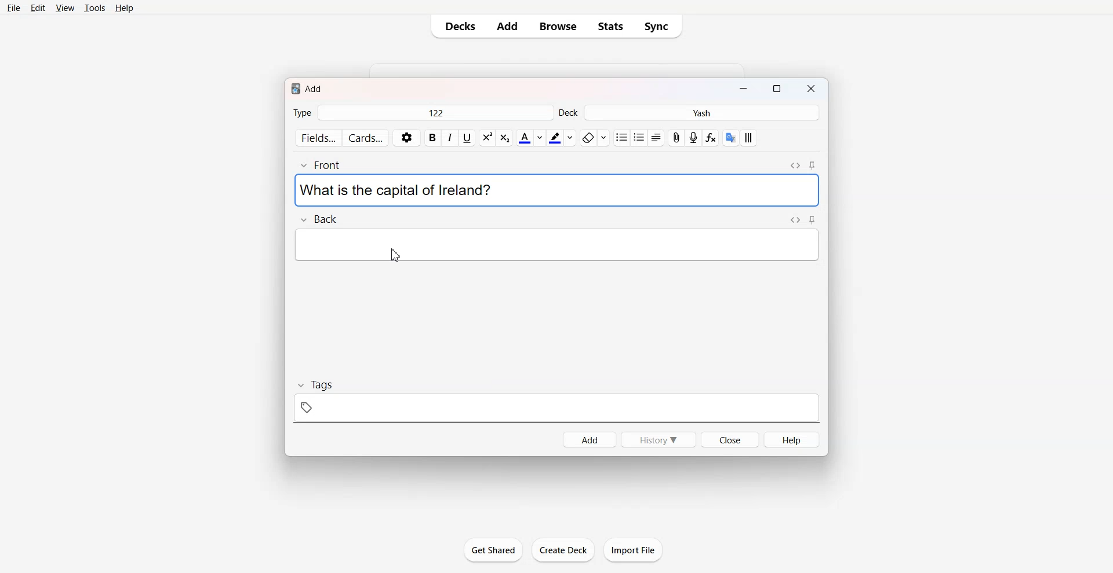 This screenshot has width=1113, height=573. I want to click on Toggle HTML Editor, so click(795, 166).